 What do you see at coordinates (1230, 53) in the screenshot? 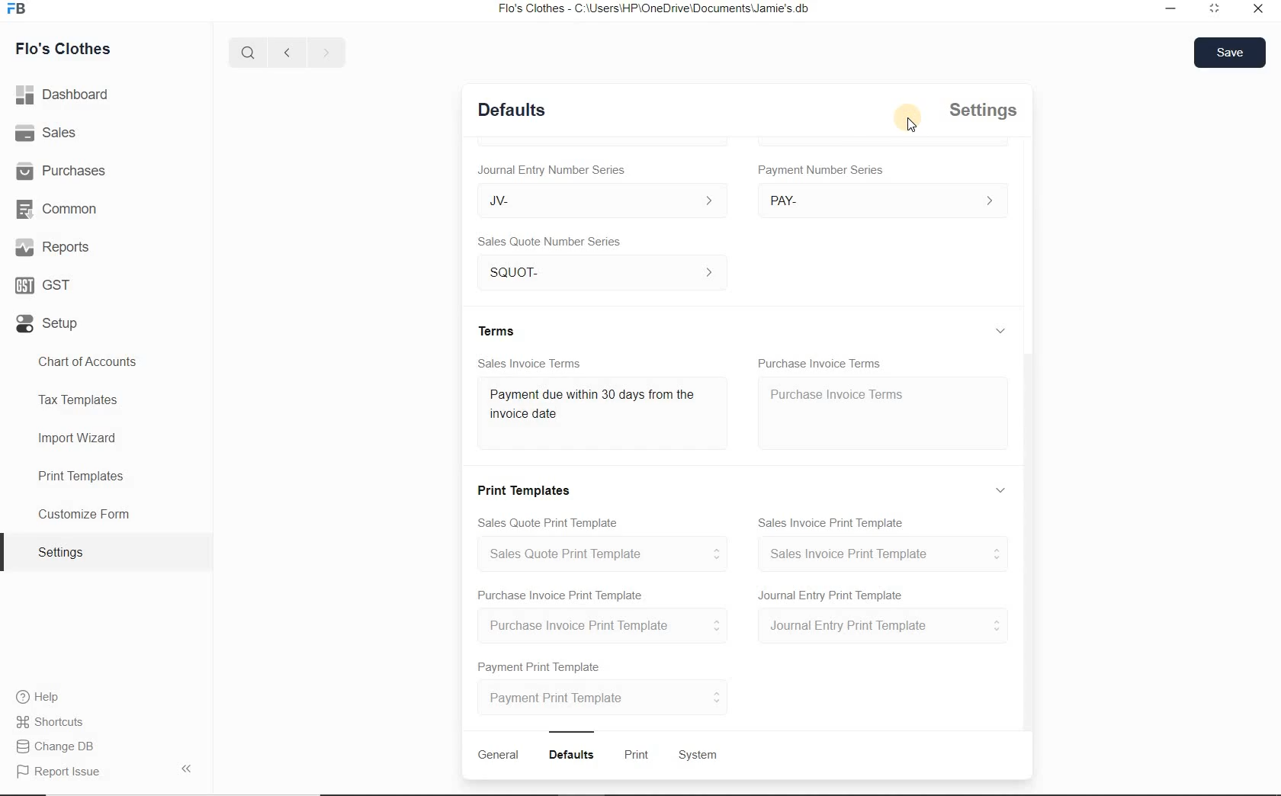
I see `Save` at bounding box center [1230, 53].